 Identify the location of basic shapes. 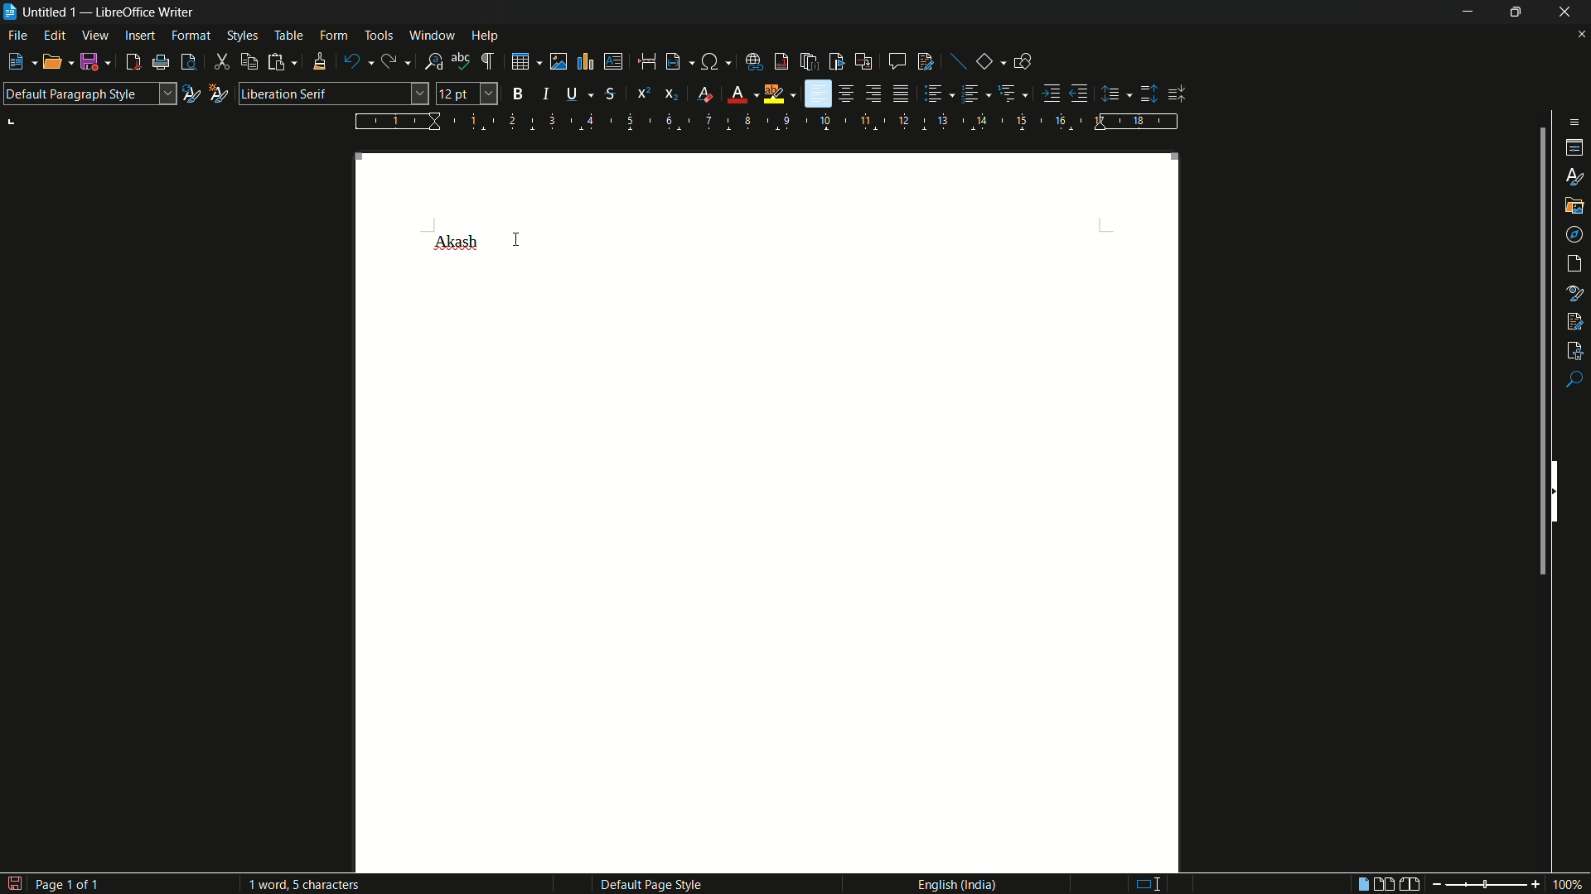
(985, 62).